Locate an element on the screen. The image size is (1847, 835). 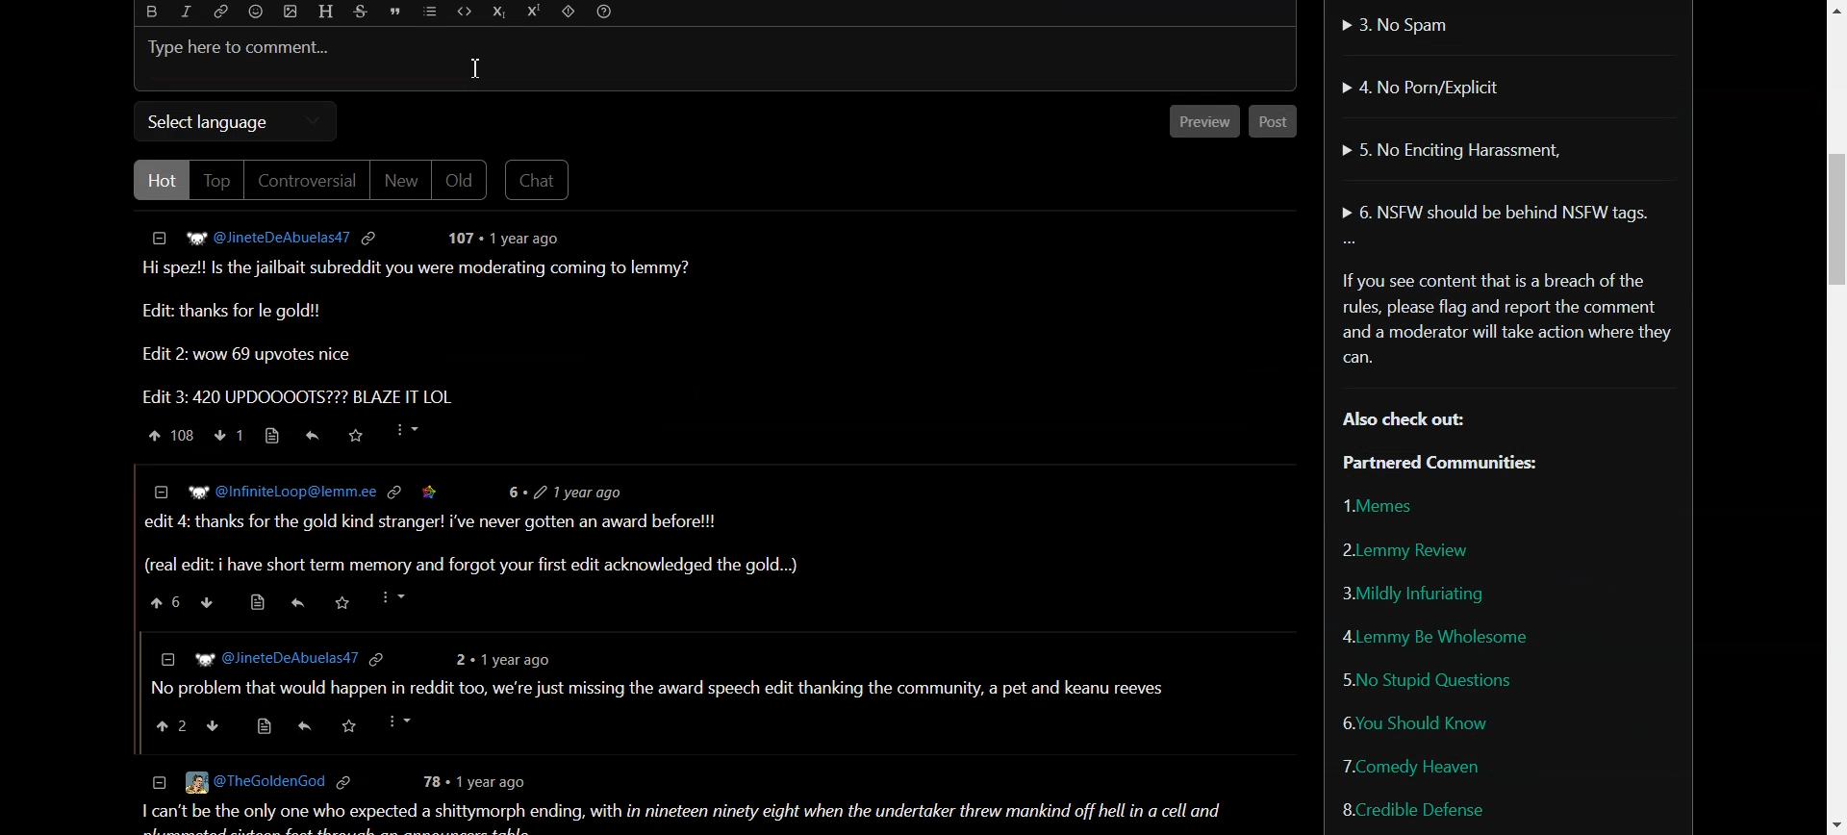
Controversial is located at coordinates (309, 181).